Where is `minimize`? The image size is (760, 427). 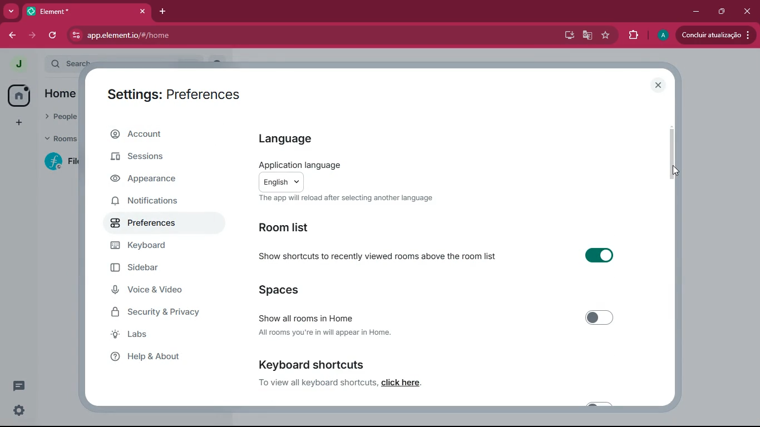 minimize is located at coordinates (697, 12).